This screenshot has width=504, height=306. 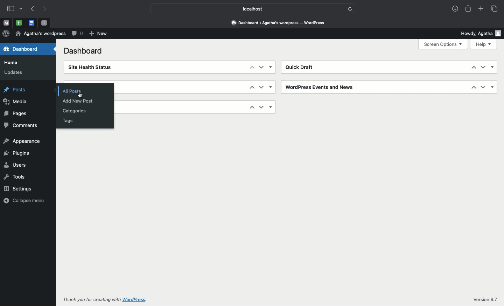 I want to click on Pinned tabs, so click(x=45, y=22).